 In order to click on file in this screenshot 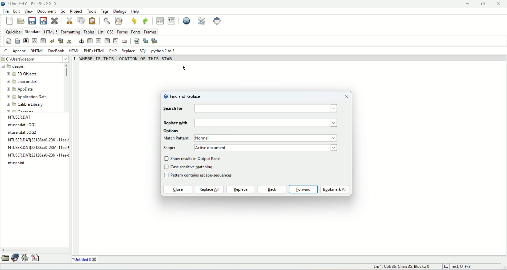, I will do `click(5, 11)`.